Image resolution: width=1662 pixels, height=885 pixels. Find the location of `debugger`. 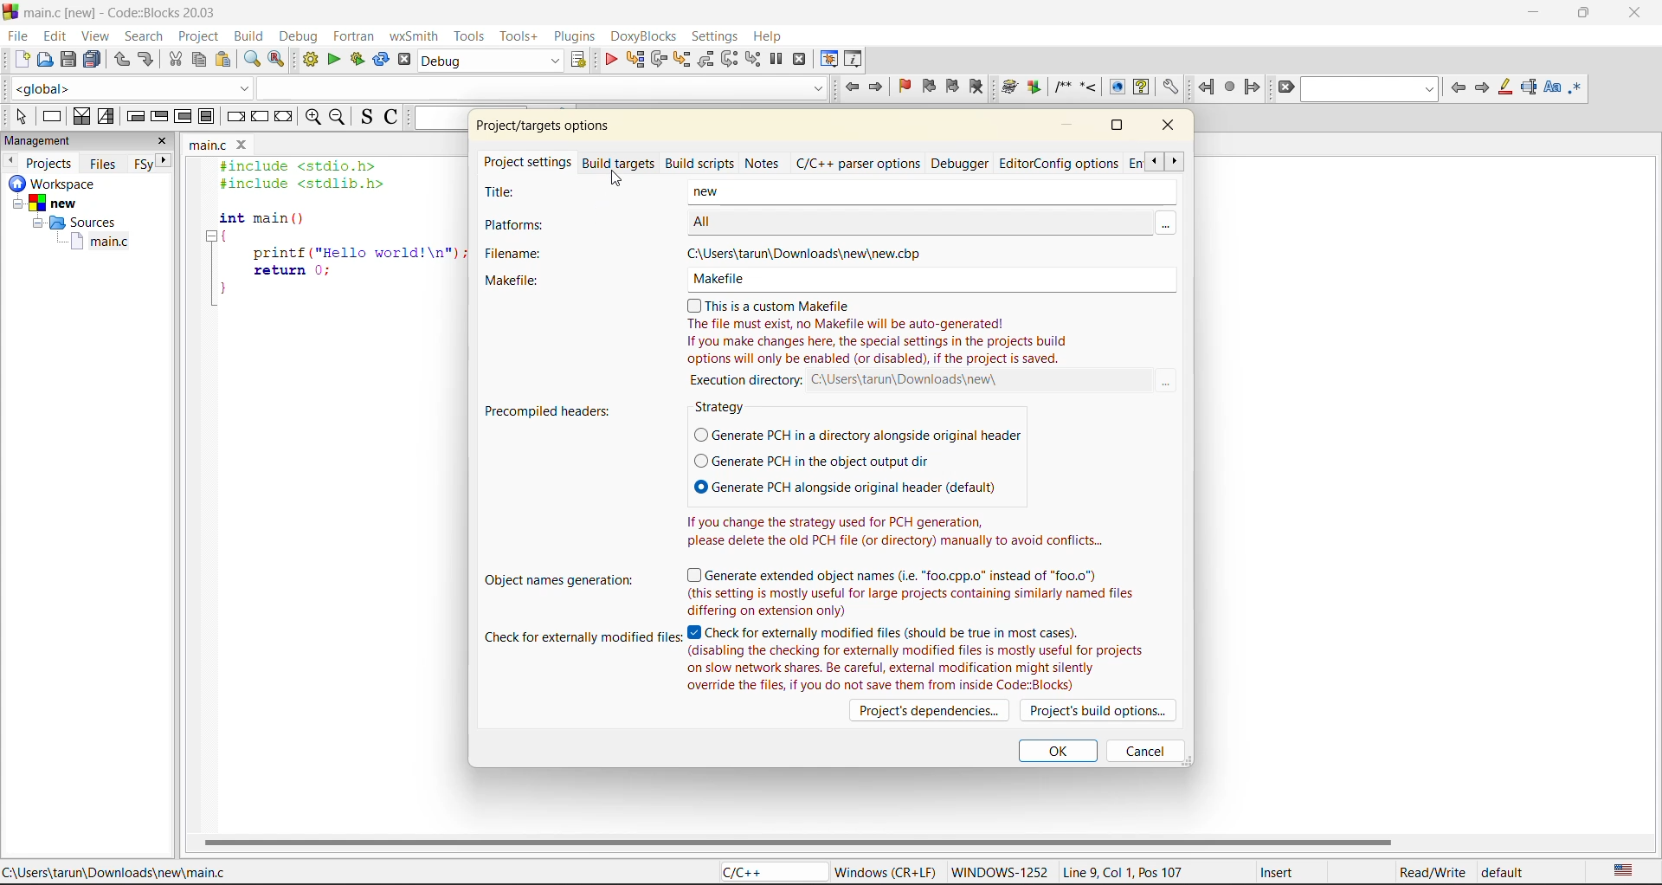

debugger is located at coordinates (963, 165).